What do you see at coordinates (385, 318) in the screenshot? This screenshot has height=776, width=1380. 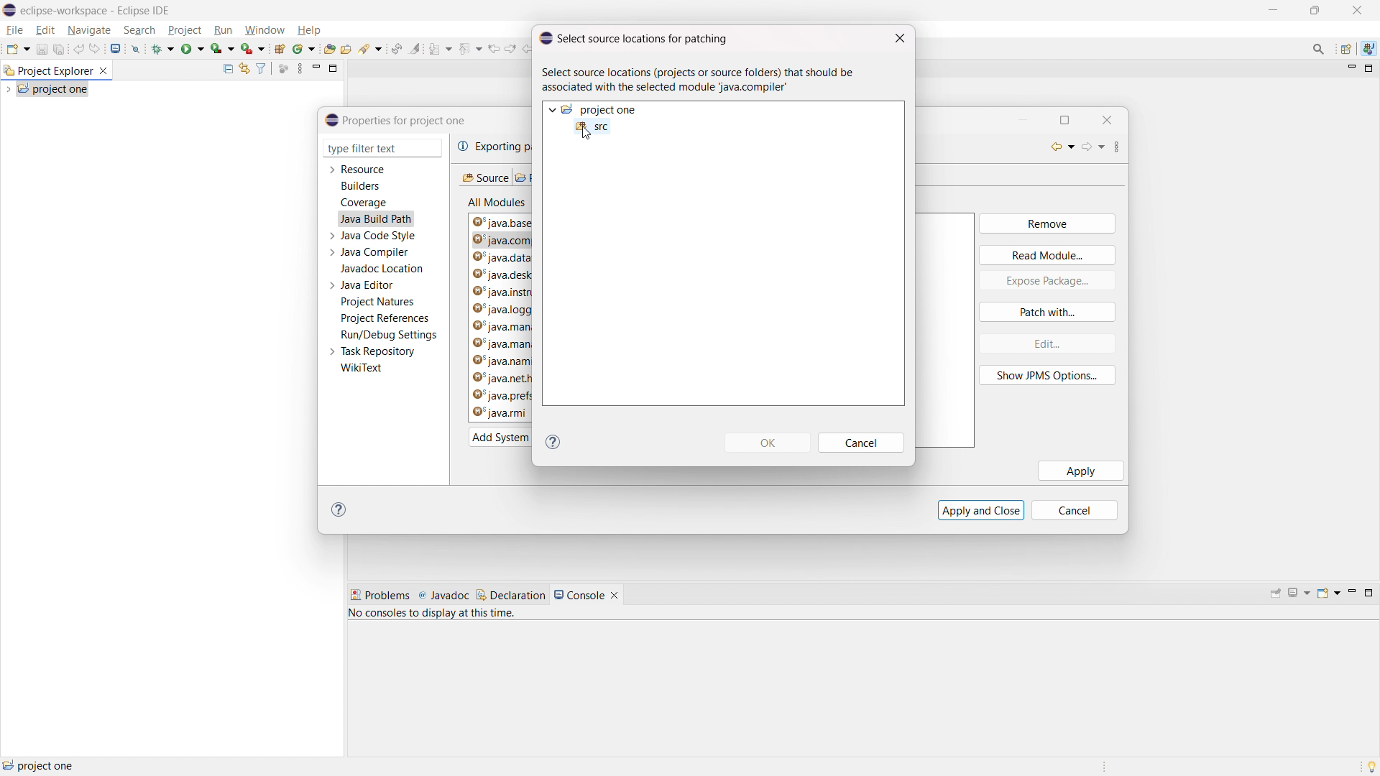 I see `project references` at bounding box center [385, 318].